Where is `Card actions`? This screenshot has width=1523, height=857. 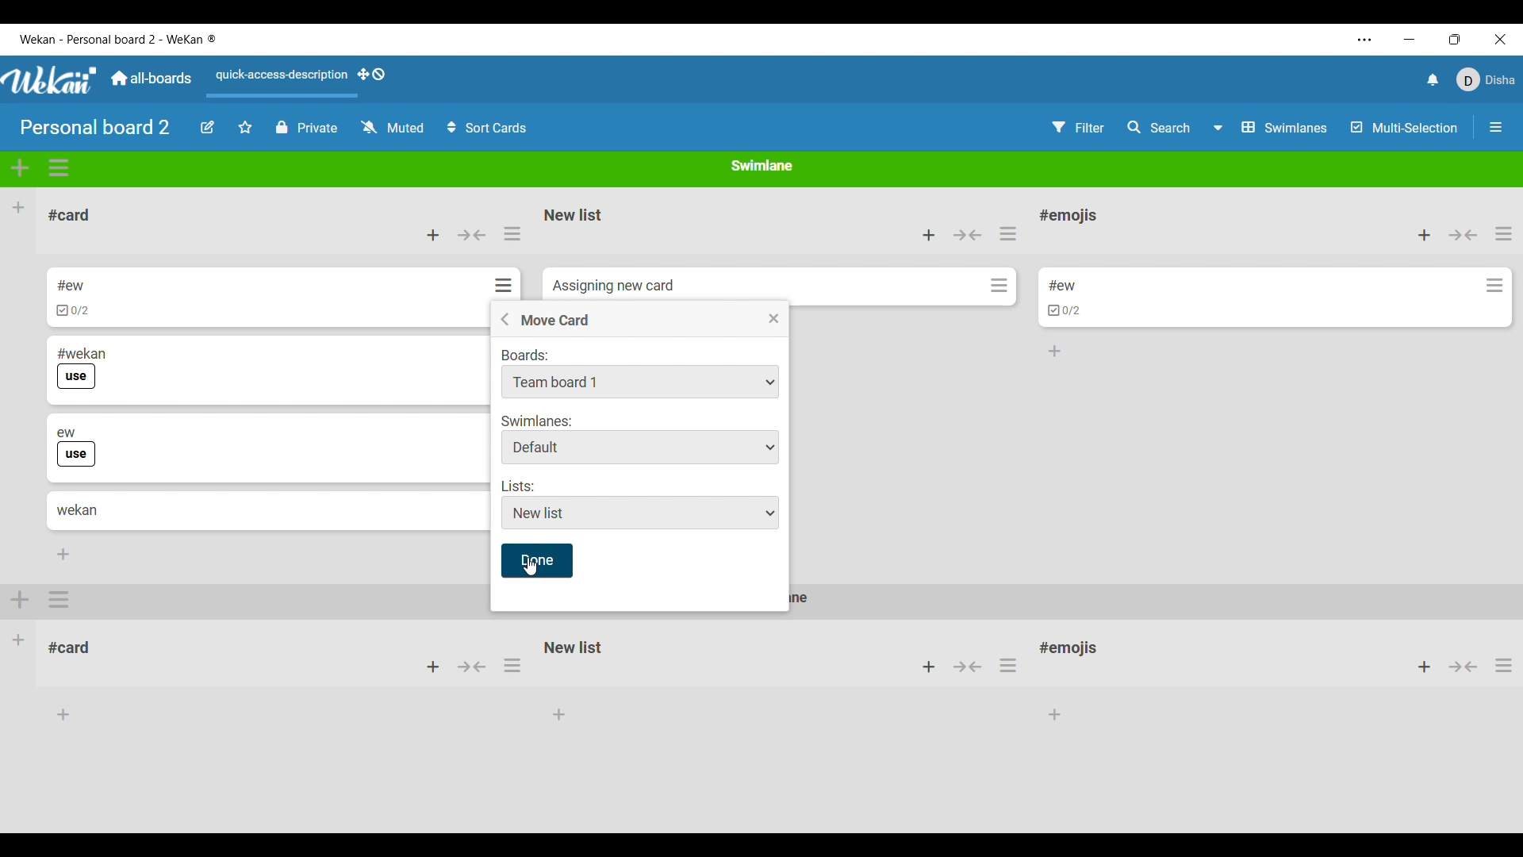
Card actions is located at coordinates (504, 285).